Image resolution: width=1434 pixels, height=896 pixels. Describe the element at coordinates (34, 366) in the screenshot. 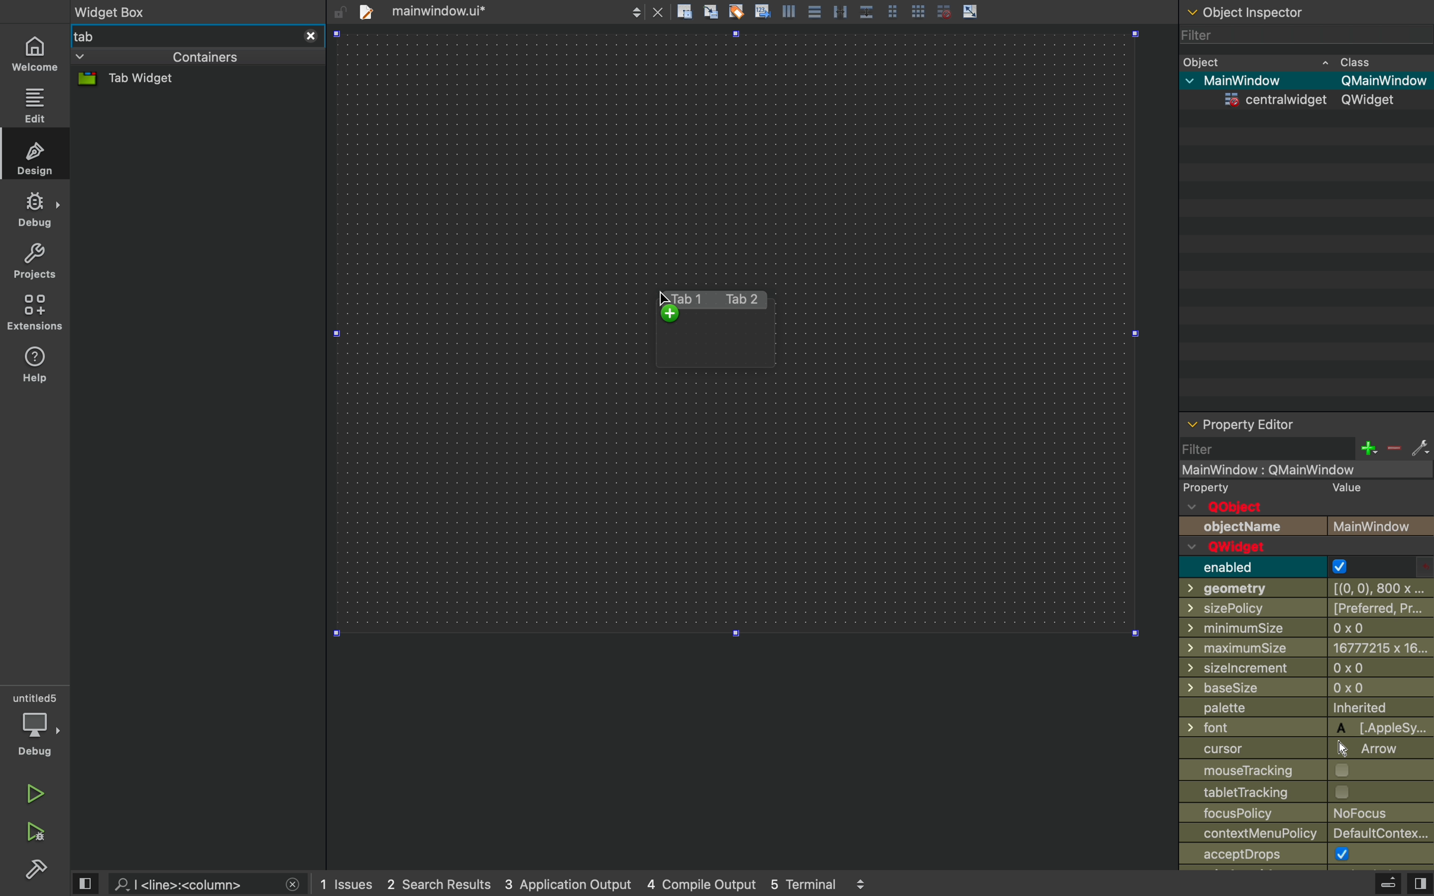

I see `help` at that location.